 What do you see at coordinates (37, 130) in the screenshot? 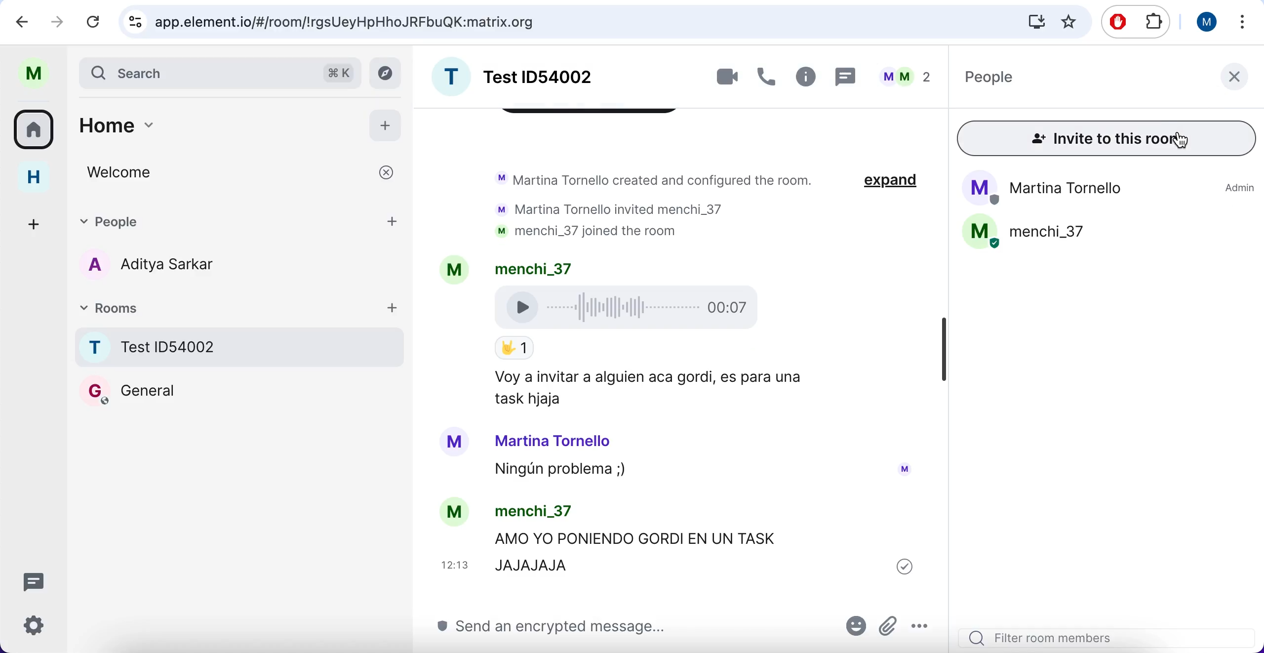
I see `rooms` at bounding box center [37, 130].